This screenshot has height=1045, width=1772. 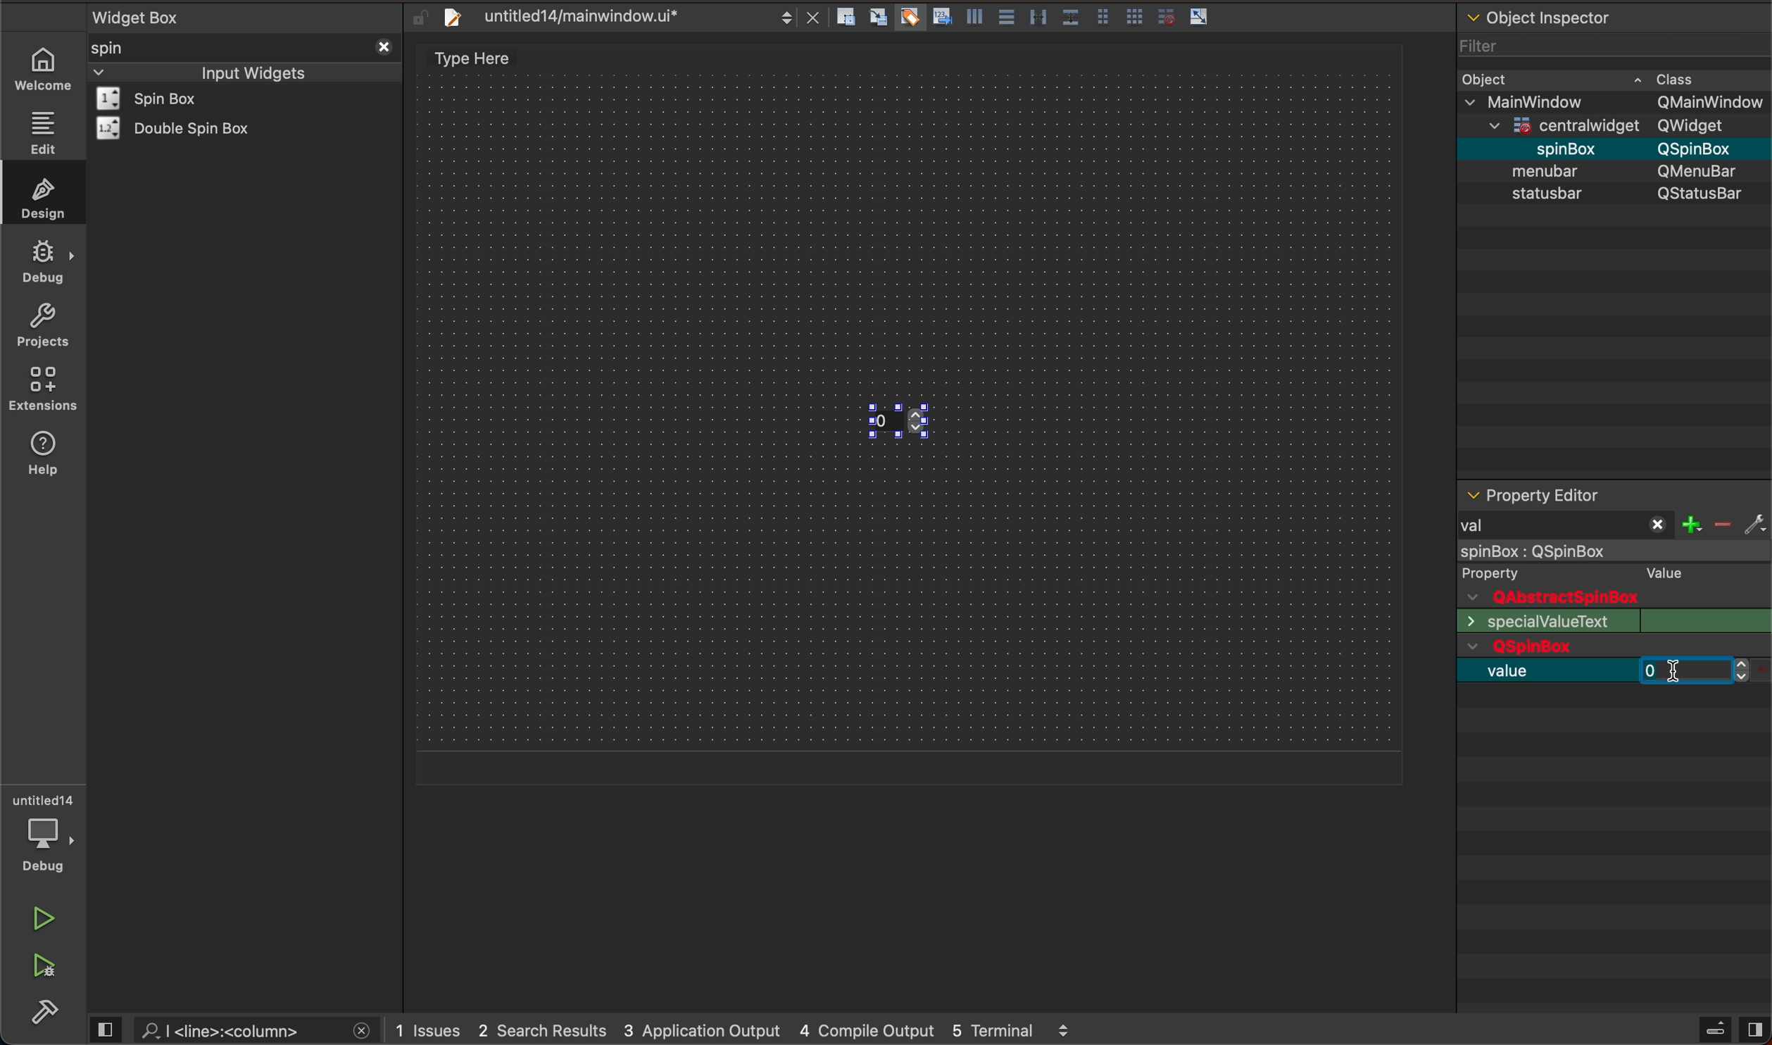 I want to click on widget box, so click(x=249, y=15).